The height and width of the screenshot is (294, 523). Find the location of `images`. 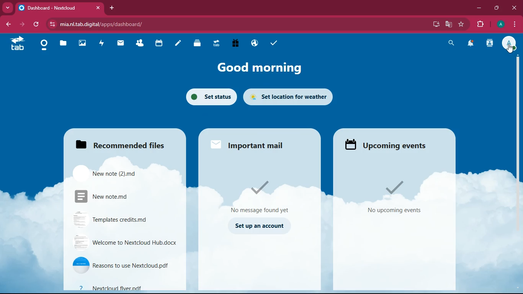

images is located at coordinates (82, 42).